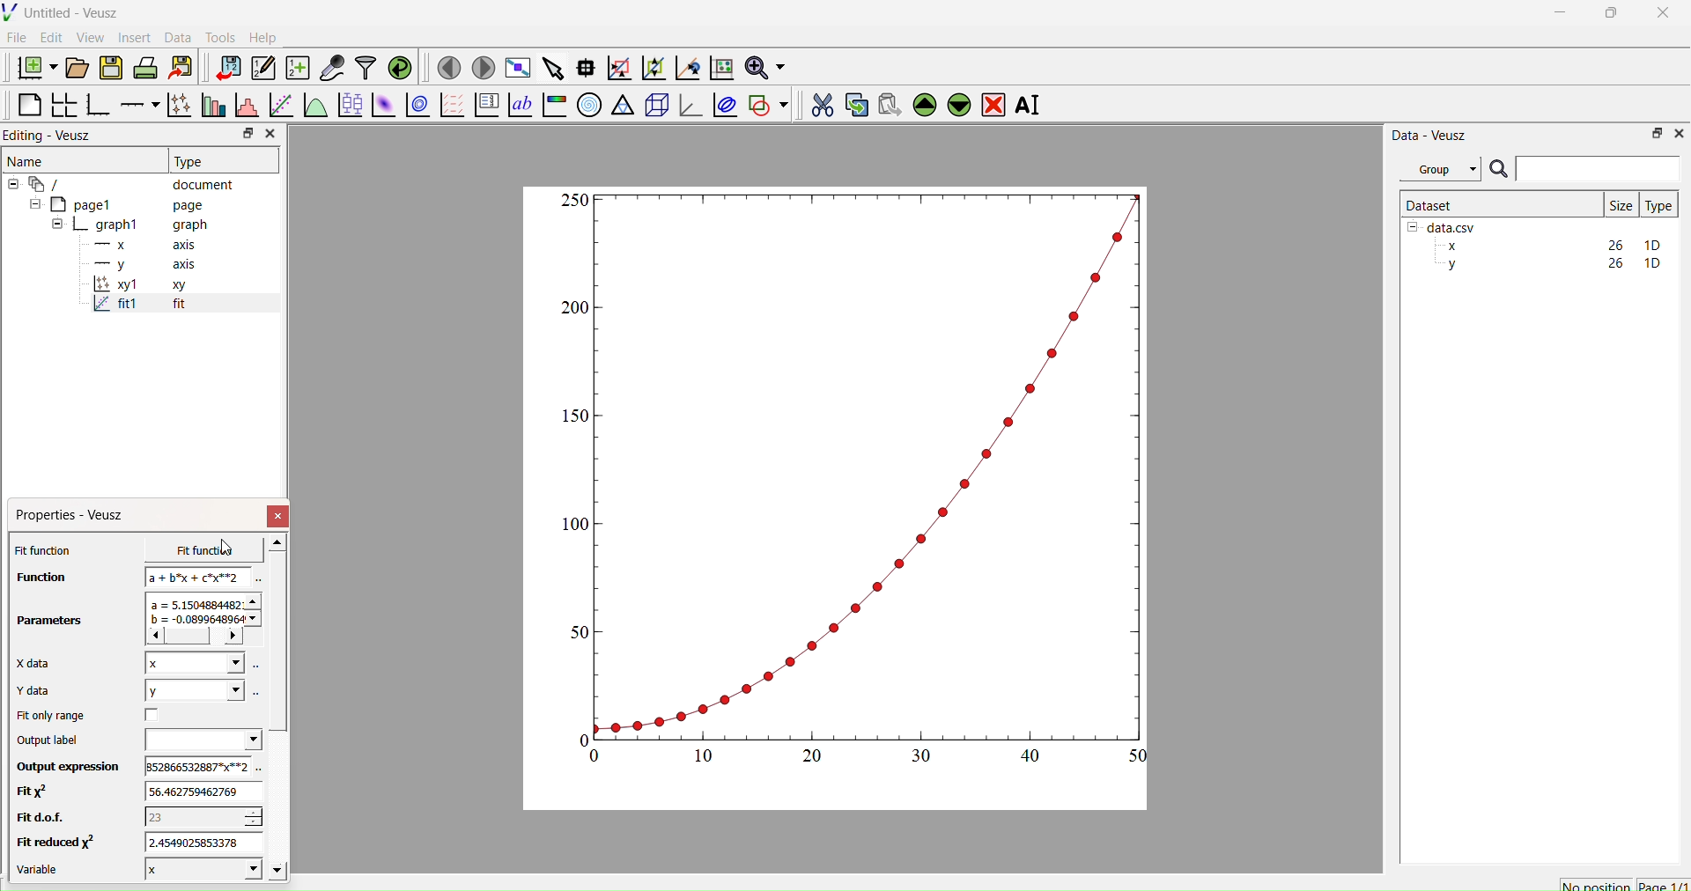 The height and width of the screenshot is (891, 1691). What do you see at coordinates (194, 619) in the screenshot?
I see `a= 0 b=1 c = 0.5` at bounding box center [194, 619].